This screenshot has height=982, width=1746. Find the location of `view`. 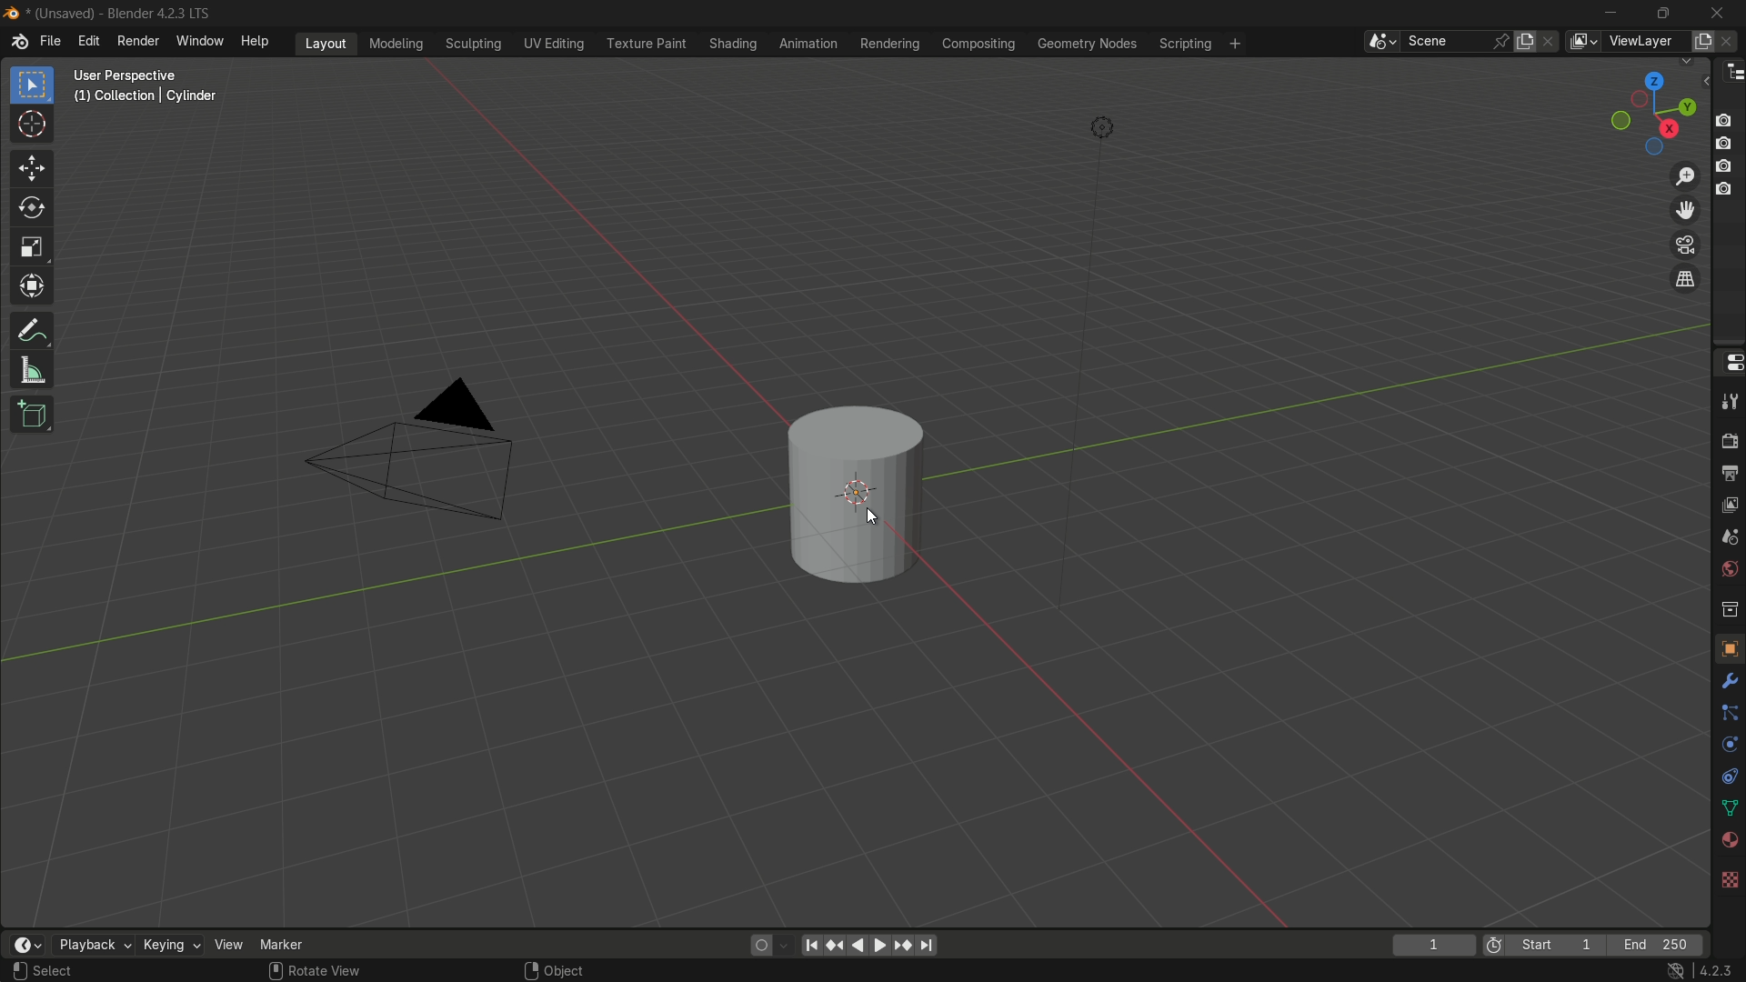

view is located at coordinates (228, 945).